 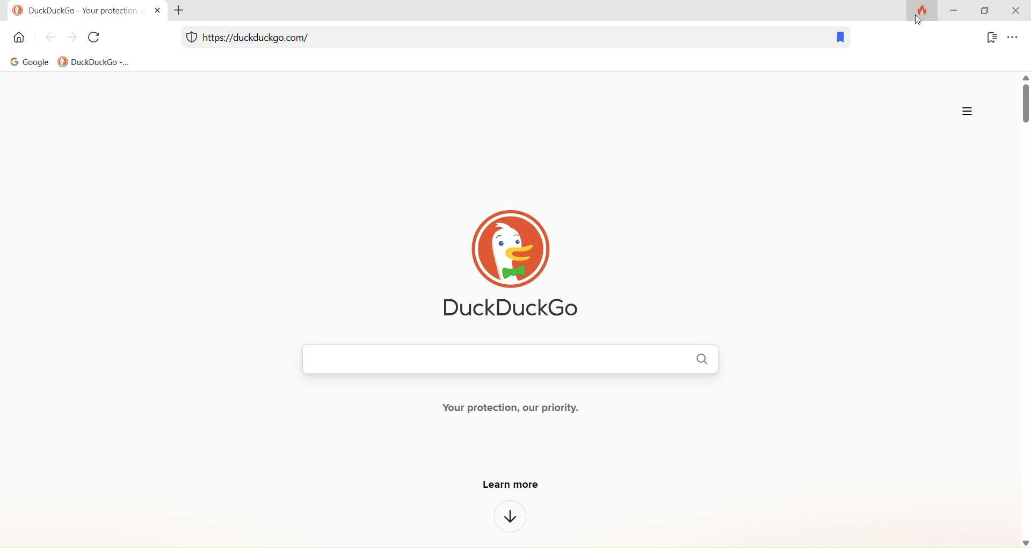 I want to click on down, so click(x=509, y=521).